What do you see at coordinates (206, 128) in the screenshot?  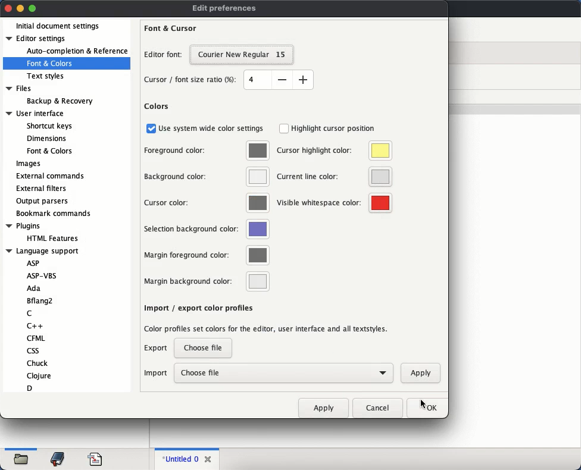 I see `use system wide color settings` at bounding box center [206, 128].